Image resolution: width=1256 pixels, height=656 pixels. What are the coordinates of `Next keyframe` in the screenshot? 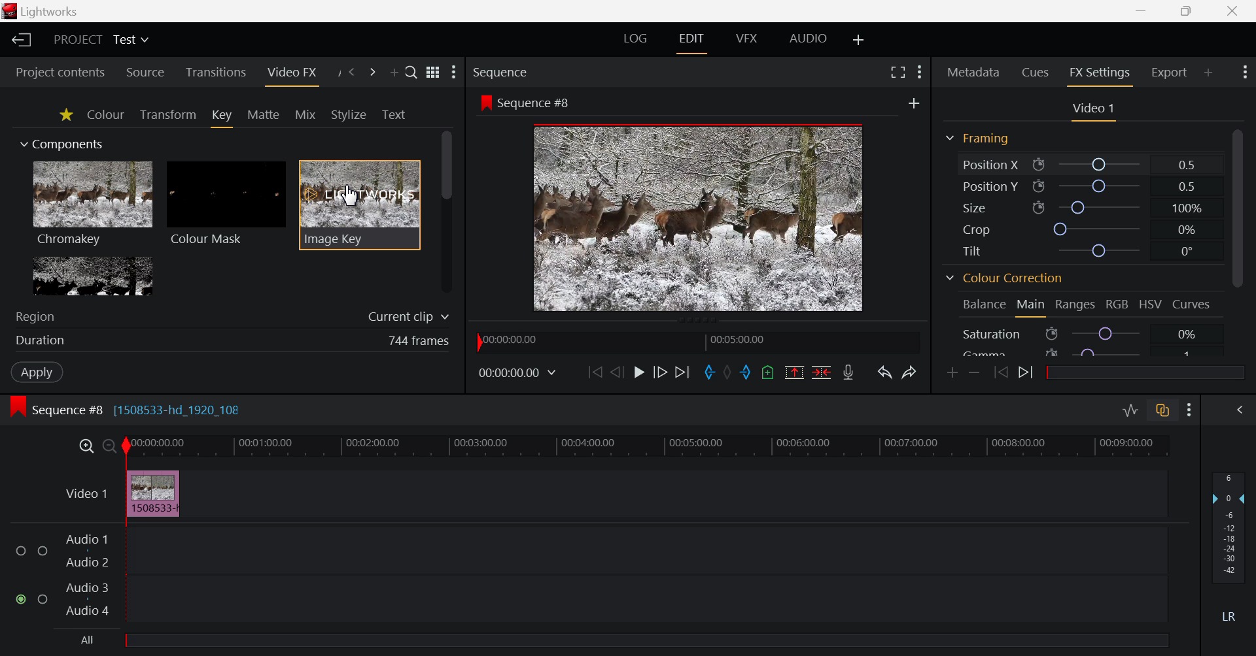 It's located at (1026, 375).